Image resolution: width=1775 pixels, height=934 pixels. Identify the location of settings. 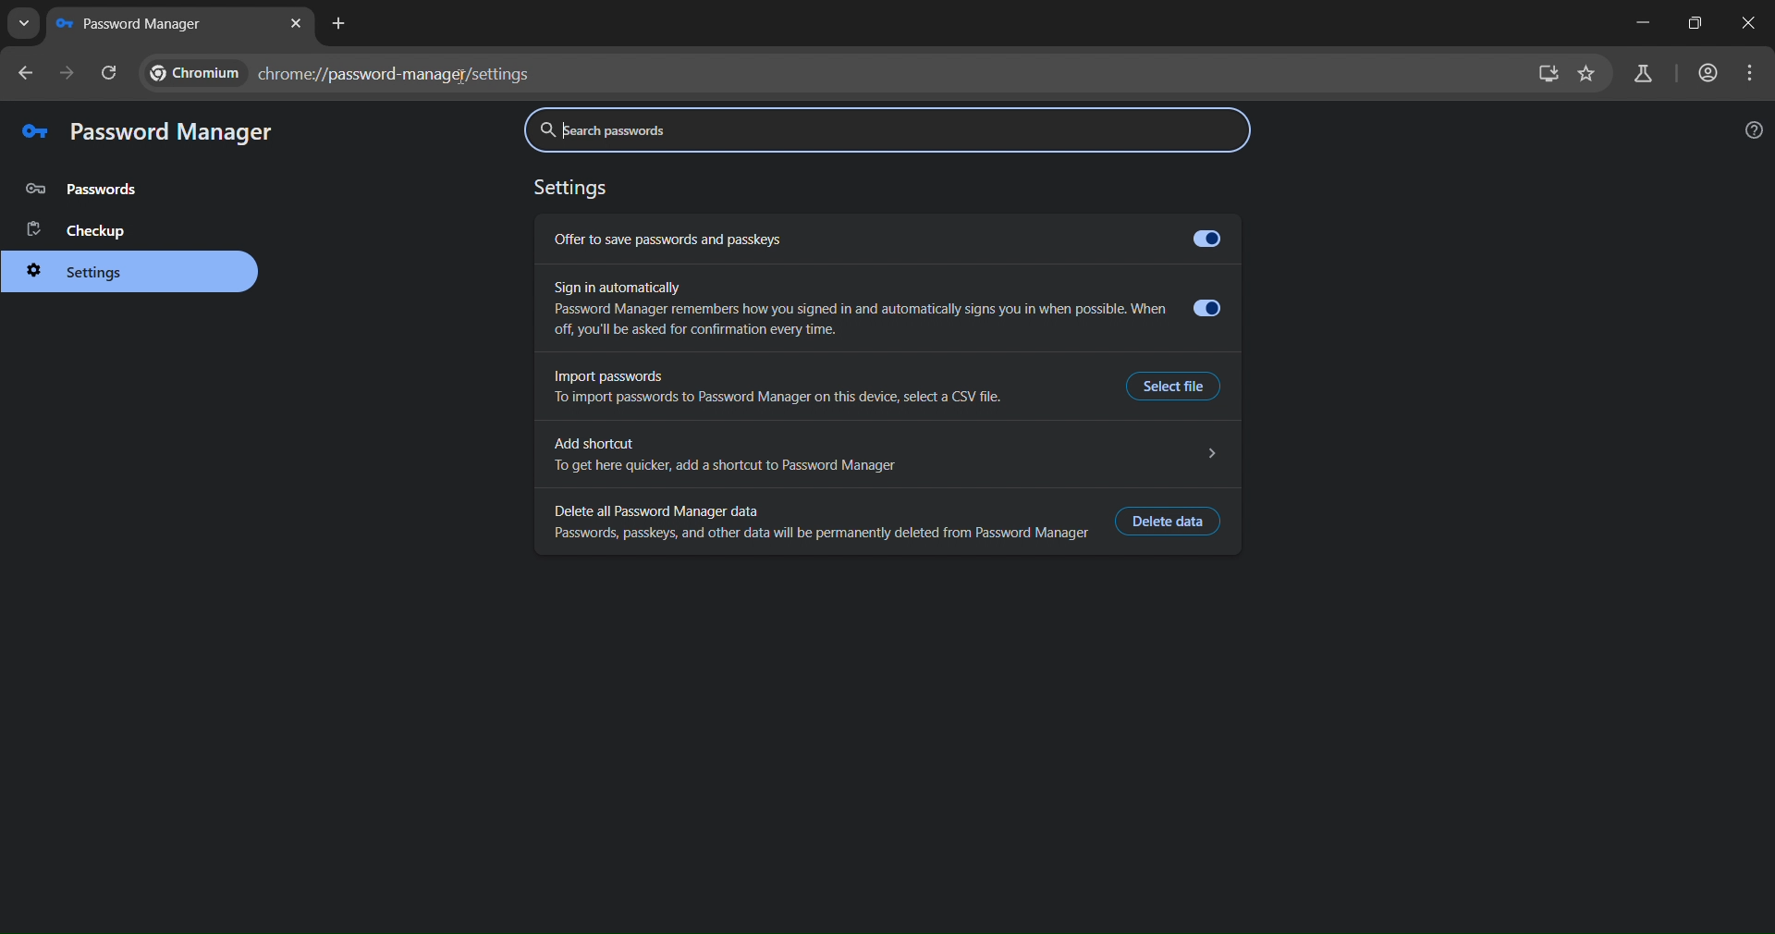
(86, 273).